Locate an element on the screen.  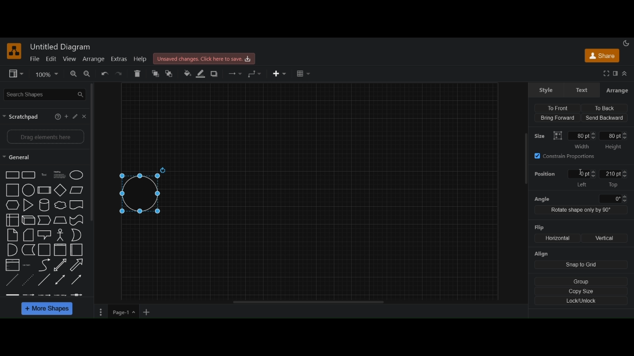
1 side arrow is located at coordinates (76, 279).